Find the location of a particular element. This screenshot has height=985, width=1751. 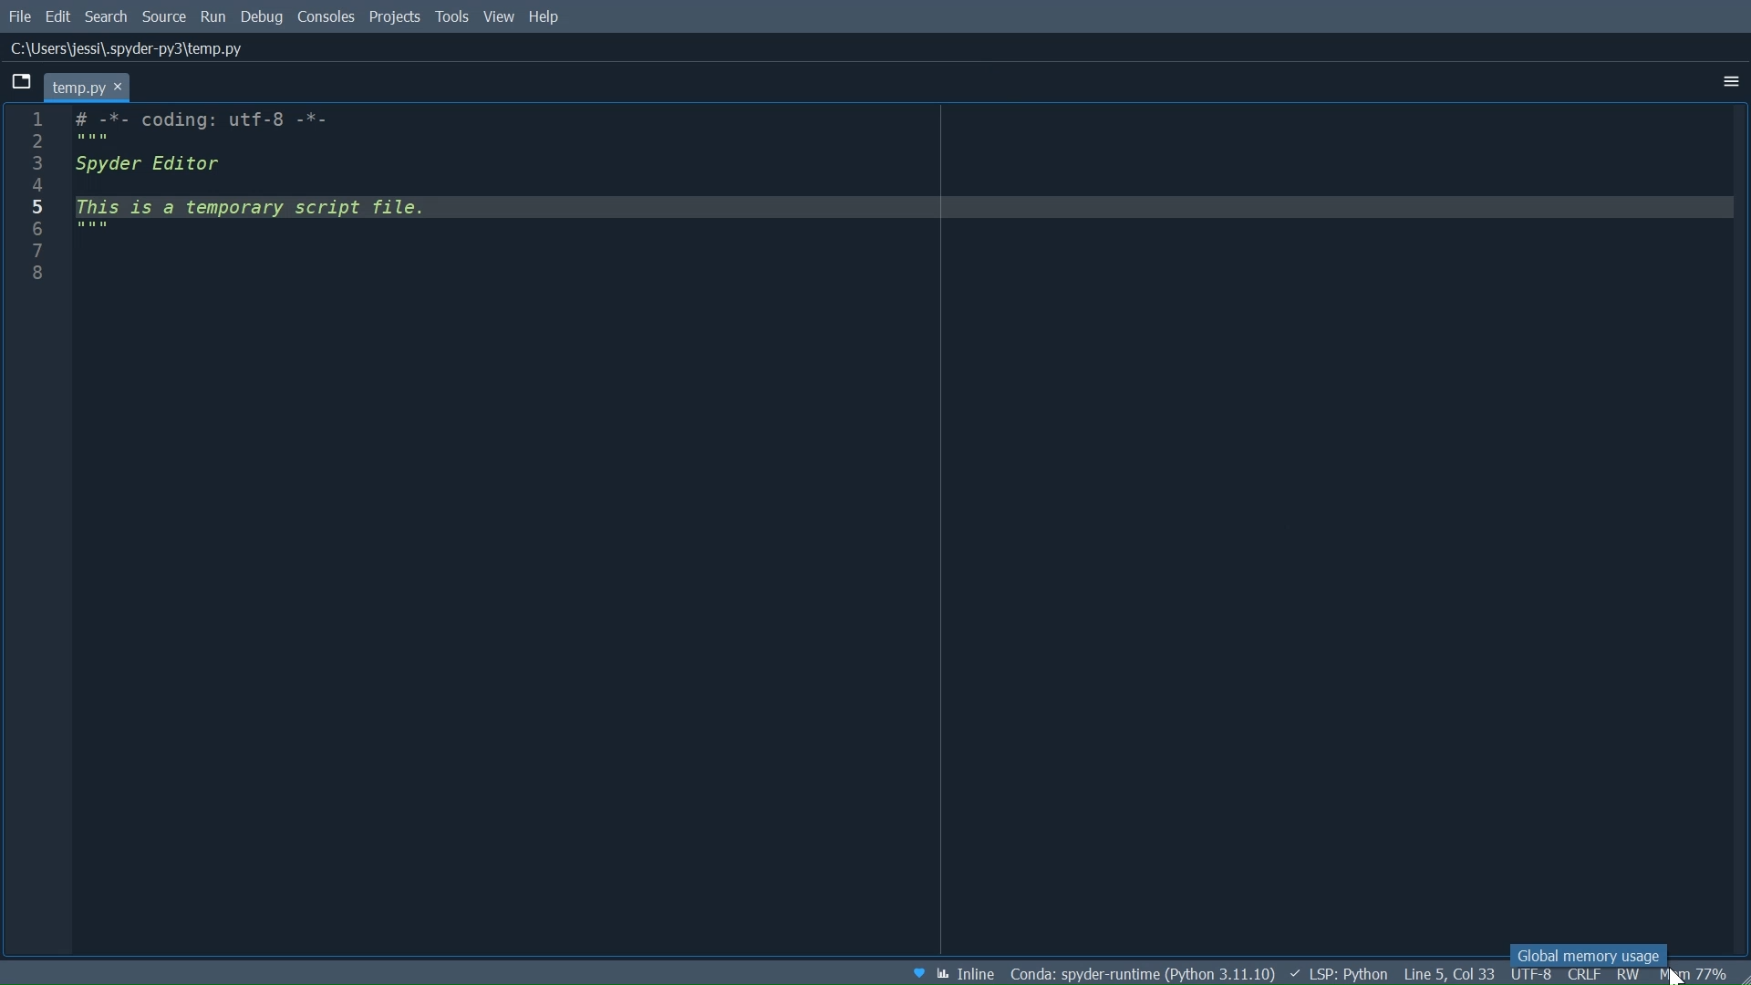

Line column is located at coordinates (44, 534).